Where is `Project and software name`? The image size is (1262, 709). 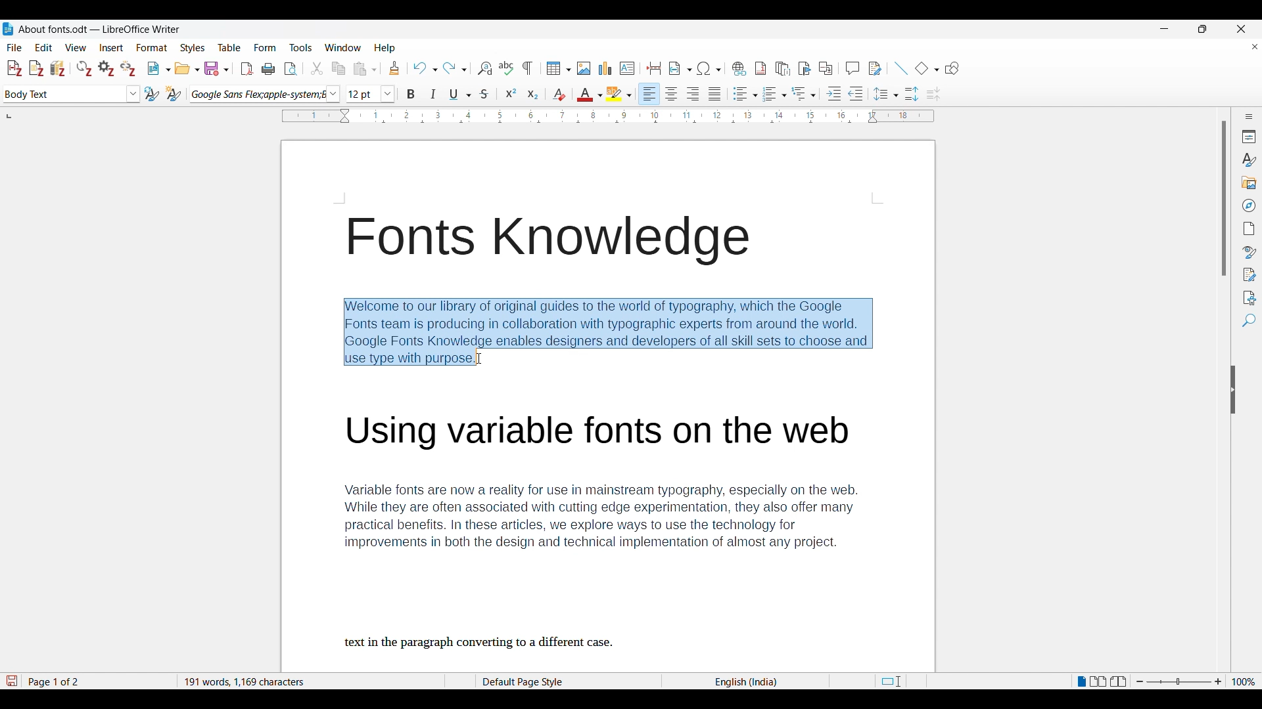 Project and software name is located at coordinates (100, 30).